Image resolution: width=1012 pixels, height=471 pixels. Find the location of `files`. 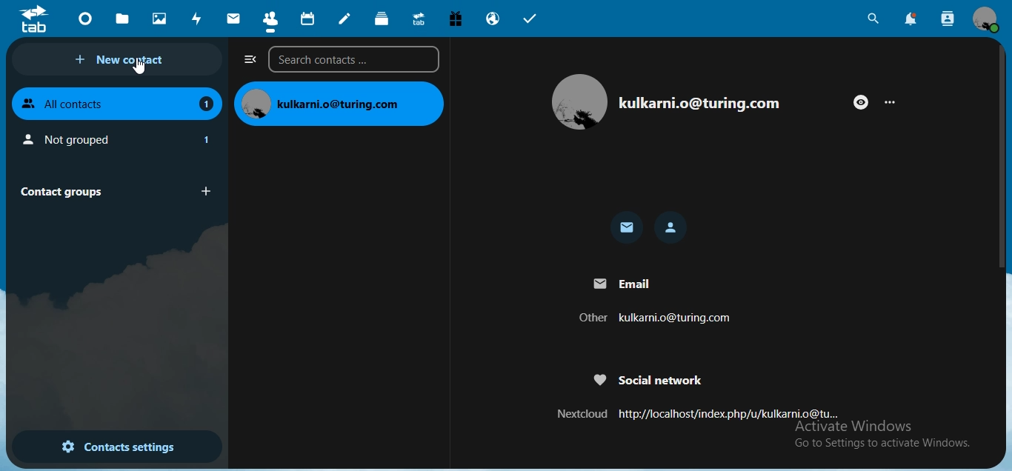

files is located at coordinates (124, 18).